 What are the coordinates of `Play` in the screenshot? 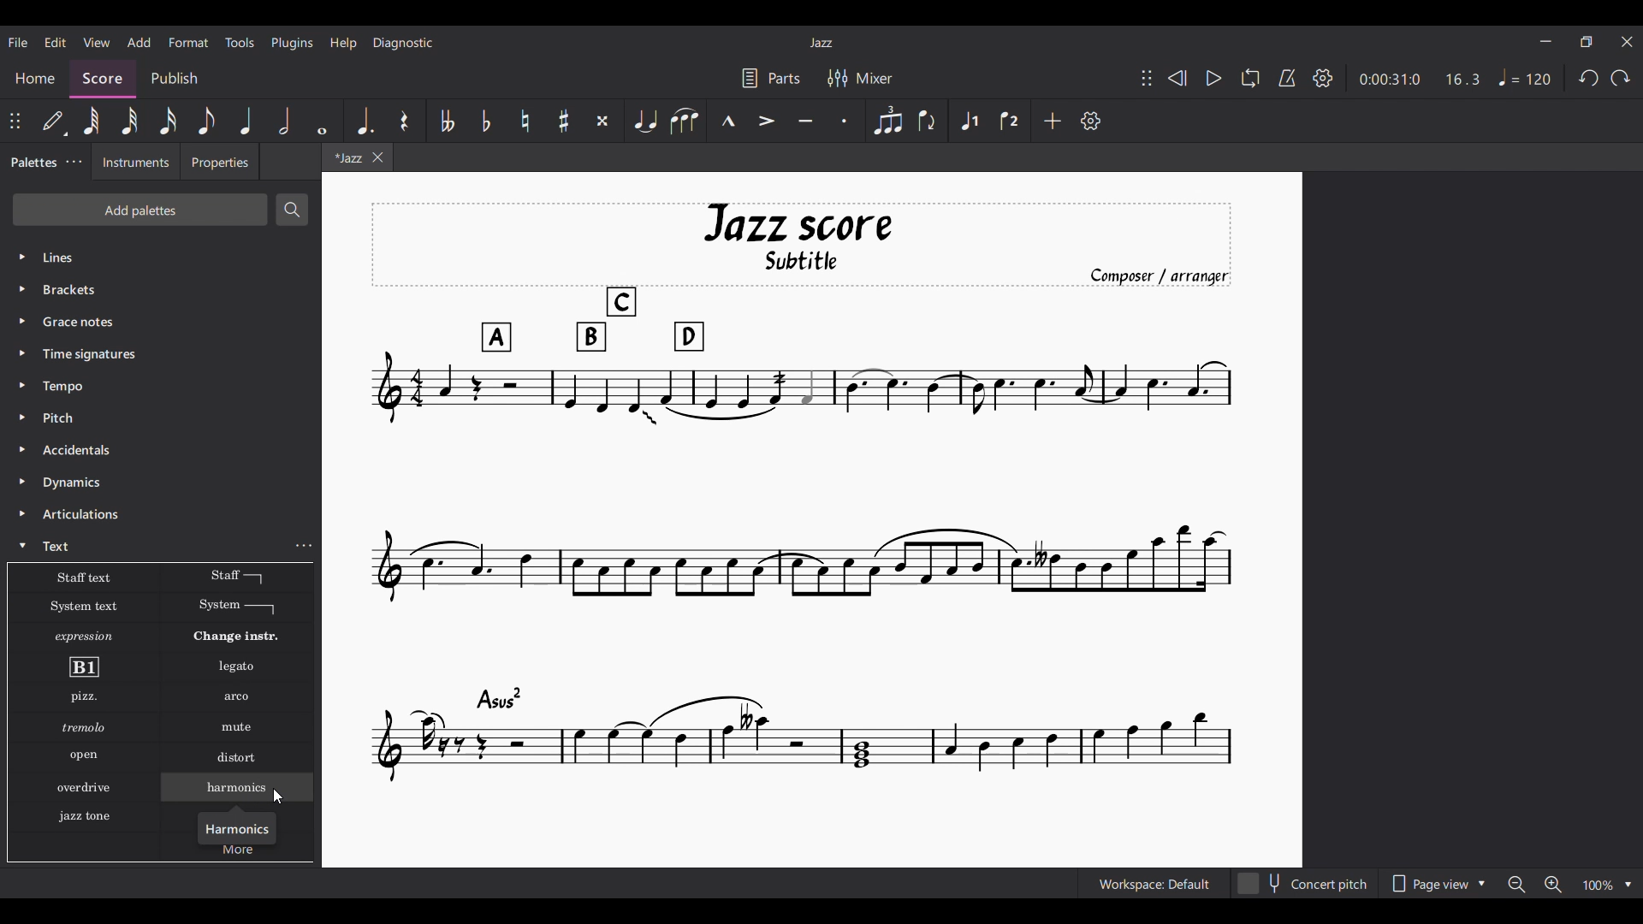 It's located at (1214, 78).